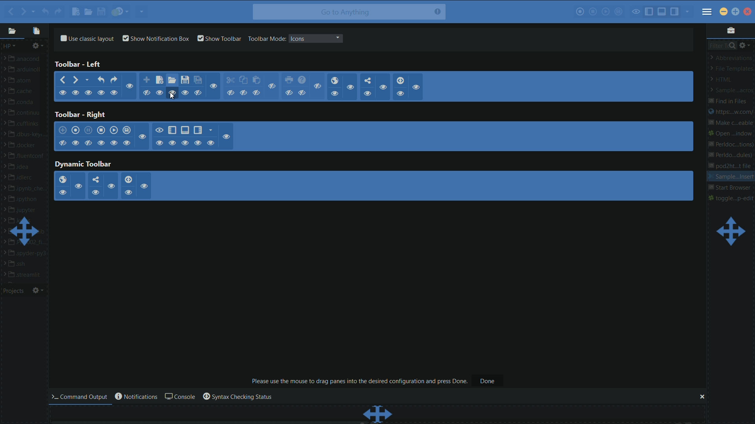  Describe the element at coordinates (86, 38) in the screenshot. I see `use classic layout` at that location.